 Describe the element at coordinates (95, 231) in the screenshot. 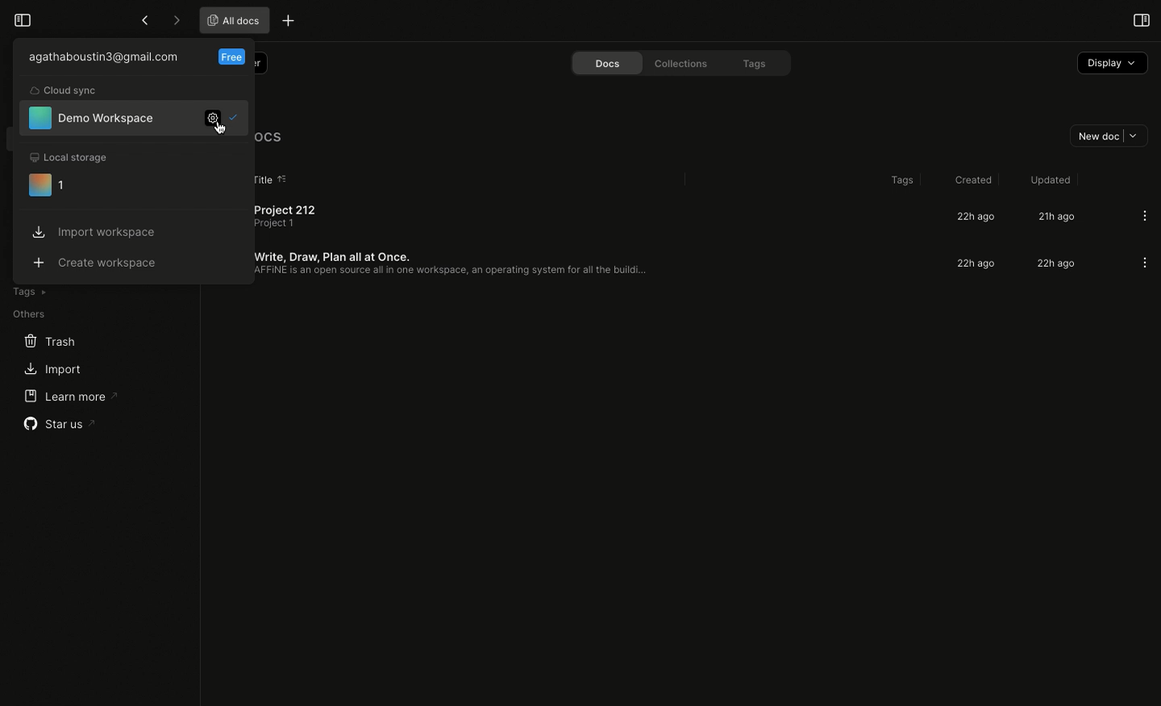

I see `Import workspace` at that location.